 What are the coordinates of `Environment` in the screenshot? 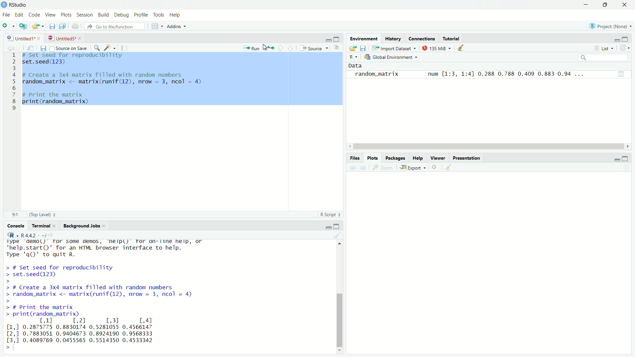 It's located at (364, 38).